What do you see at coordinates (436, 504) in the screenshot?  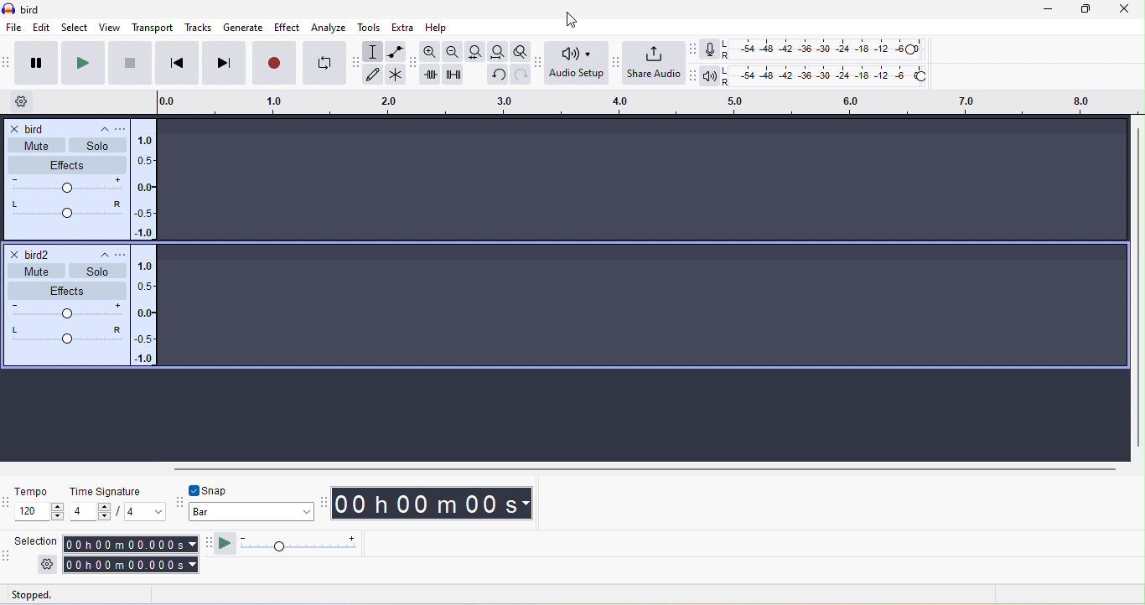 I see `00 h 00 m 00 s` at bounding box center [436, 504].